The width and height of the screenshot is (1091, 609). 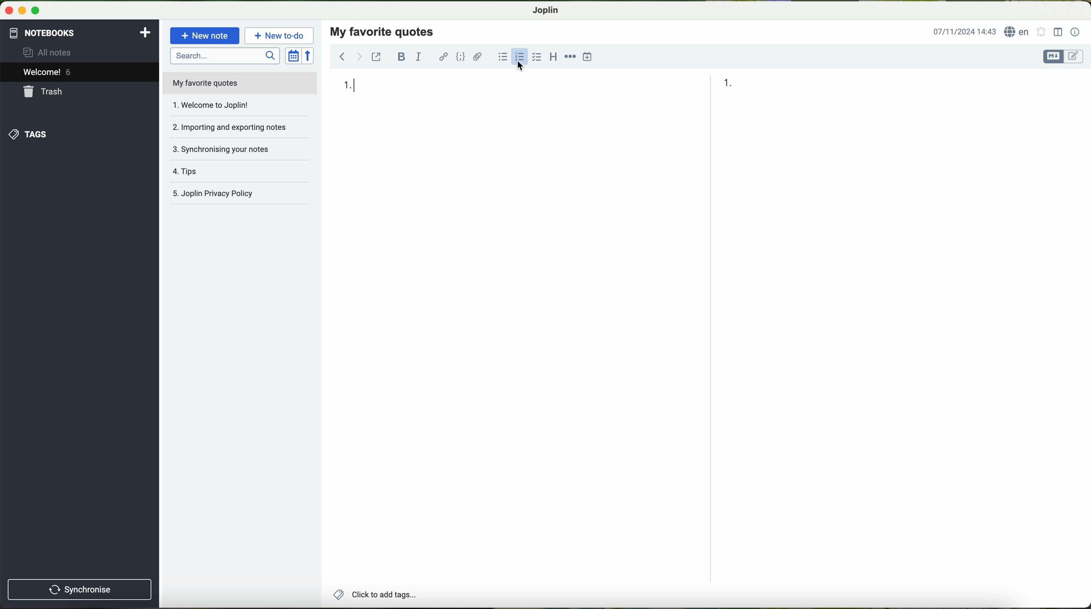 I want to click on synchronising your notes, so click(x=238, y=149).